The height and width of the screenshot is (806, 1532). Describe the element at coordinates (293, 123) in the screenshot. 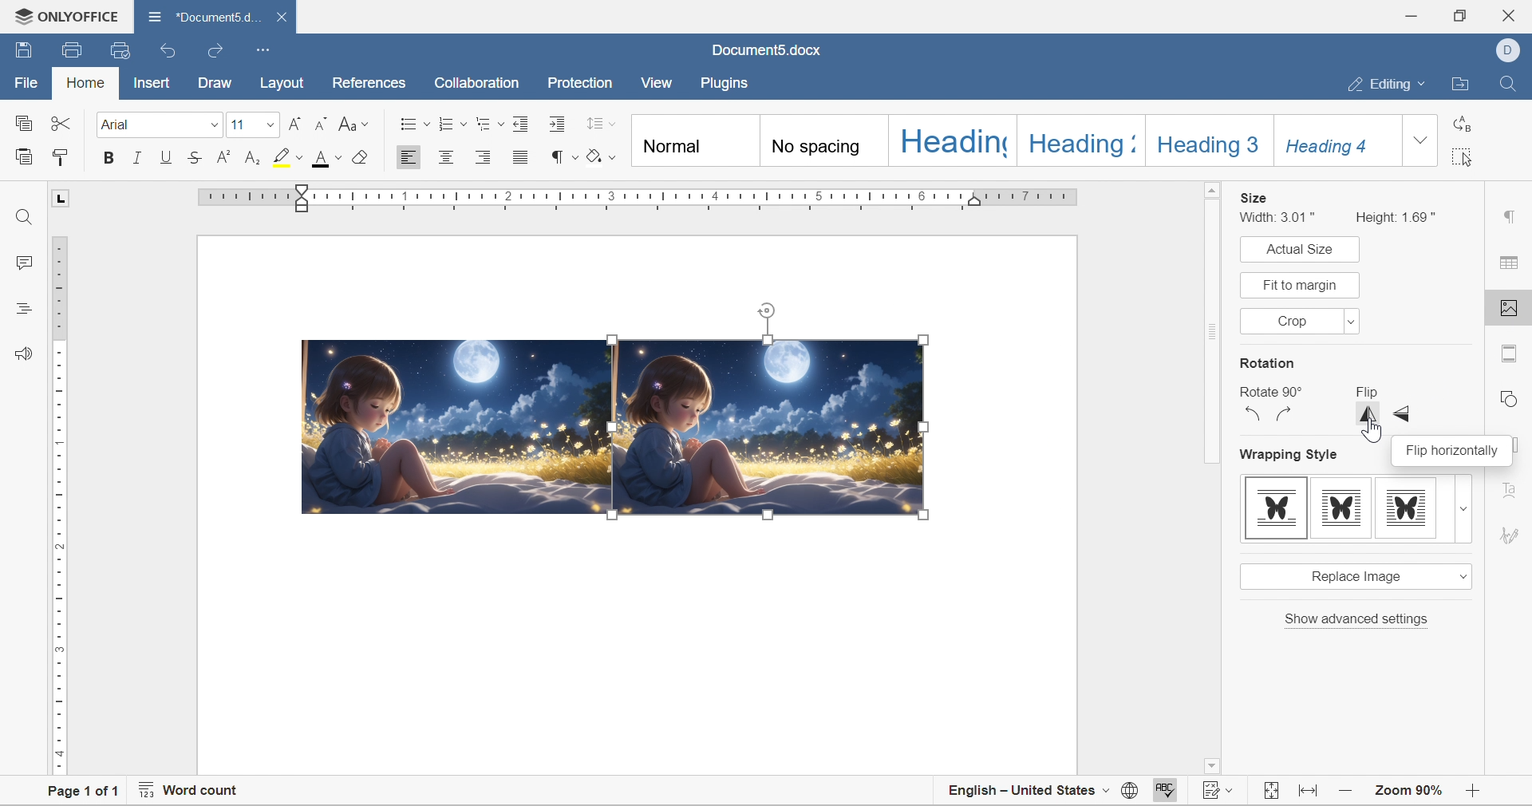

I see `Increment font size` at that location.